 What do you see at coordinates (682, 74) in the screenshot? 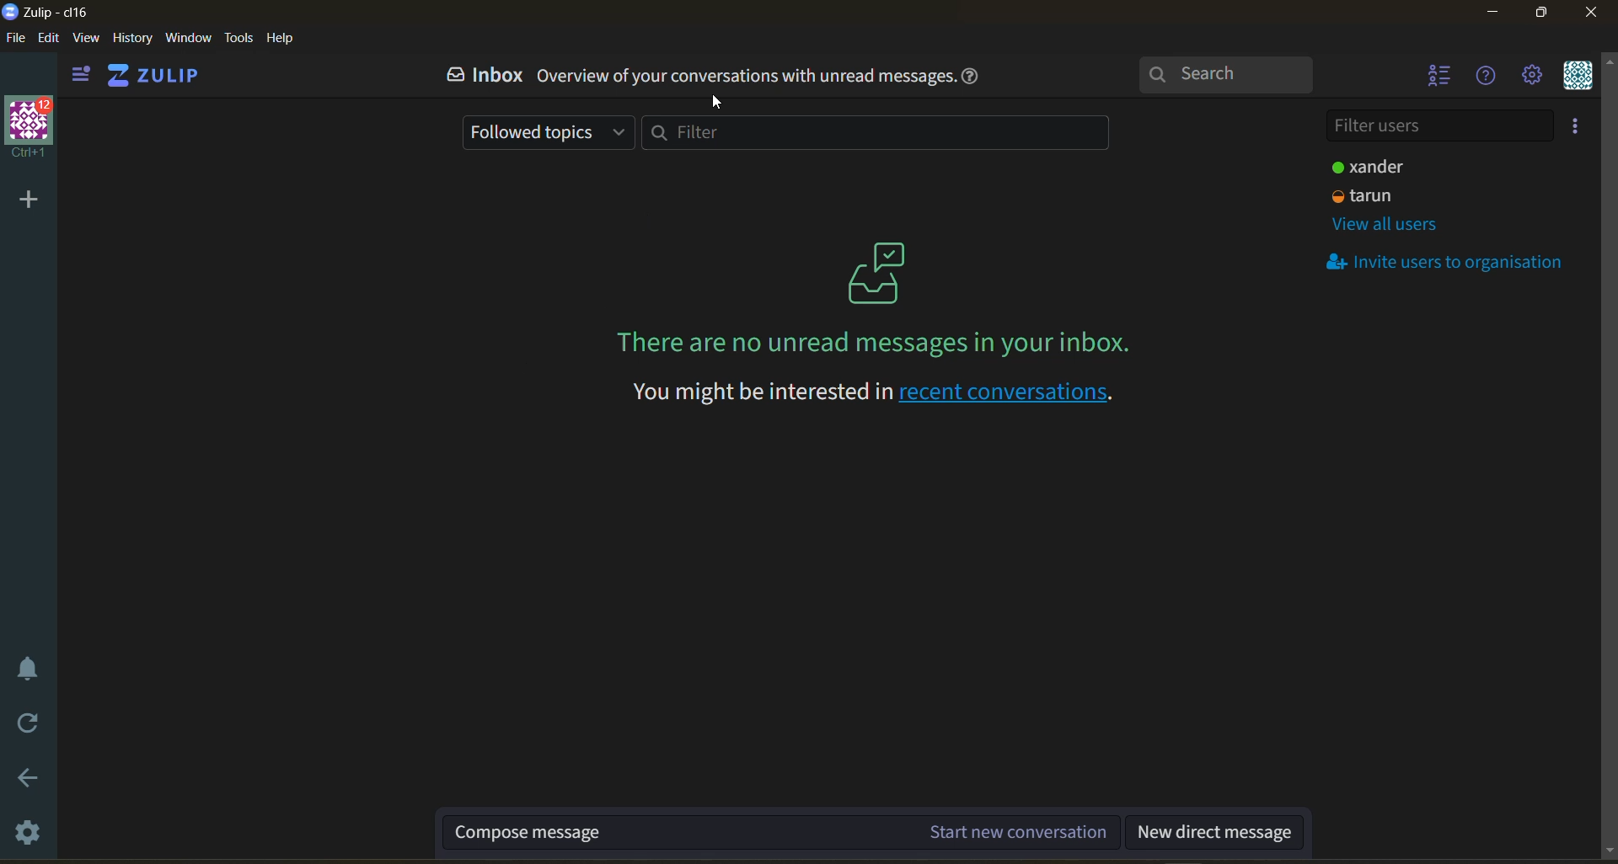
I see `inbox overview of your conversation with unread messages` at bounding box center [682, 74].